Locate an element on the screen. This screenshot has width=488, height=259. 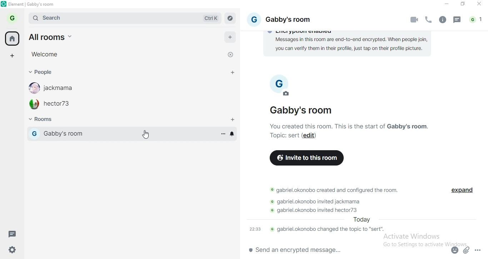
voice call is located at coordinates (429, 21).